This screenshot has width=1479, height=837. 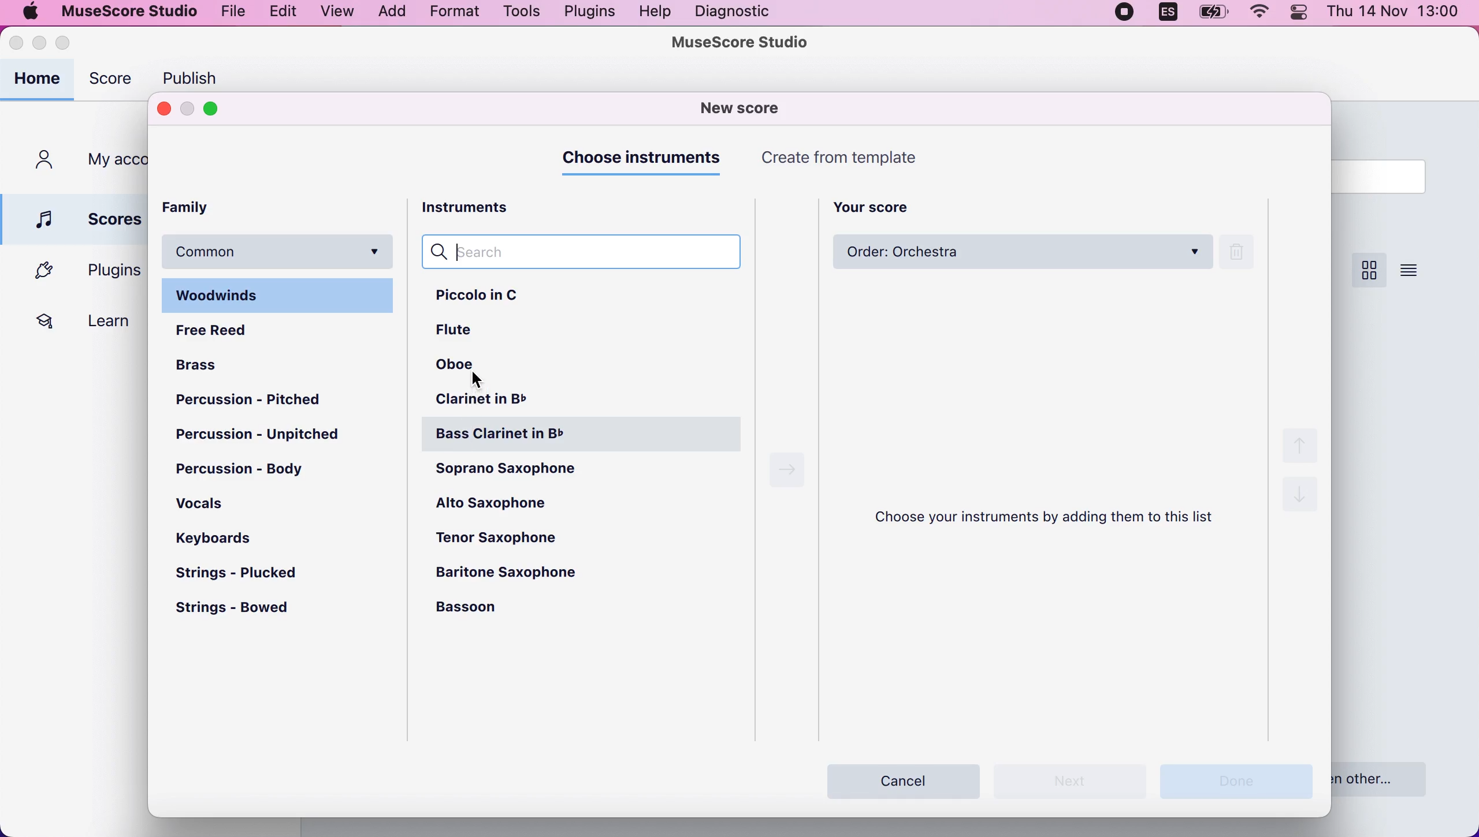 What do you see at coordinates (587, 13) in the screenshot?
I see `plugins` at bounding box center [587, 13].